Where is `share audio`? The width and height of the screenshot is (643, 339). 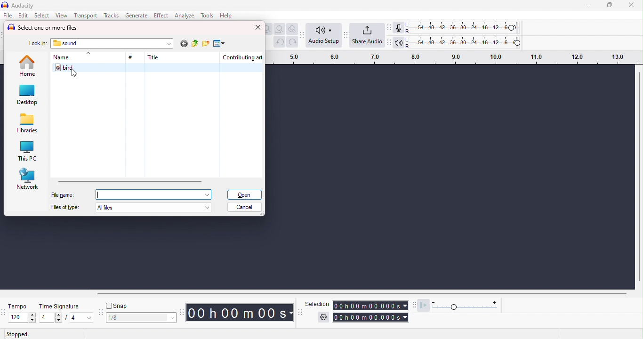
share audio is located at coordinates (367, 35).